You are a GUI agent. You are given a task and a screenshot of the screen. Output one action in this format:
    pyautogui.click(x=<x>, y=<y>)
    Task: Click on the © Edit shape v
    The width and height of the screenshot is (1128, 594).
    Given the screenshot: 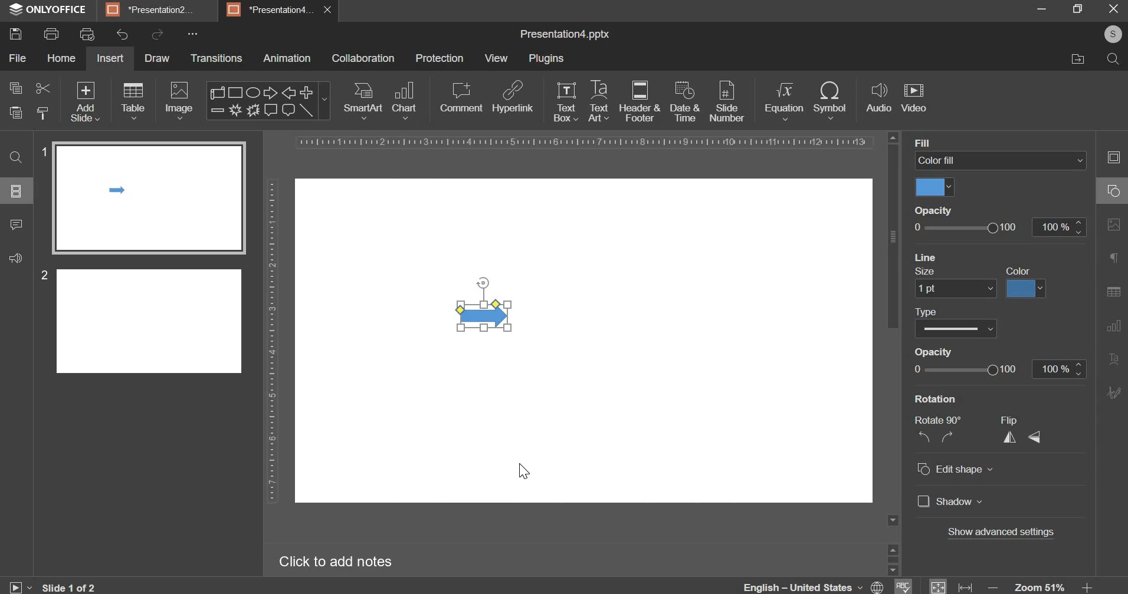 What is the action you would take?
    pyautogui.click(x=957, y=471)
    